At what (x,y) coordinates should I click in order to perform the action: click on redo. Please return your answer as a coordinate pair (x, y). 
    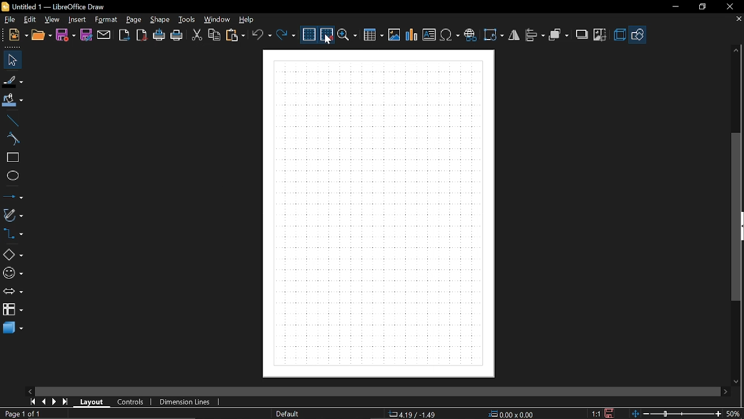
    Looking at the image, I should click on (287, 35).